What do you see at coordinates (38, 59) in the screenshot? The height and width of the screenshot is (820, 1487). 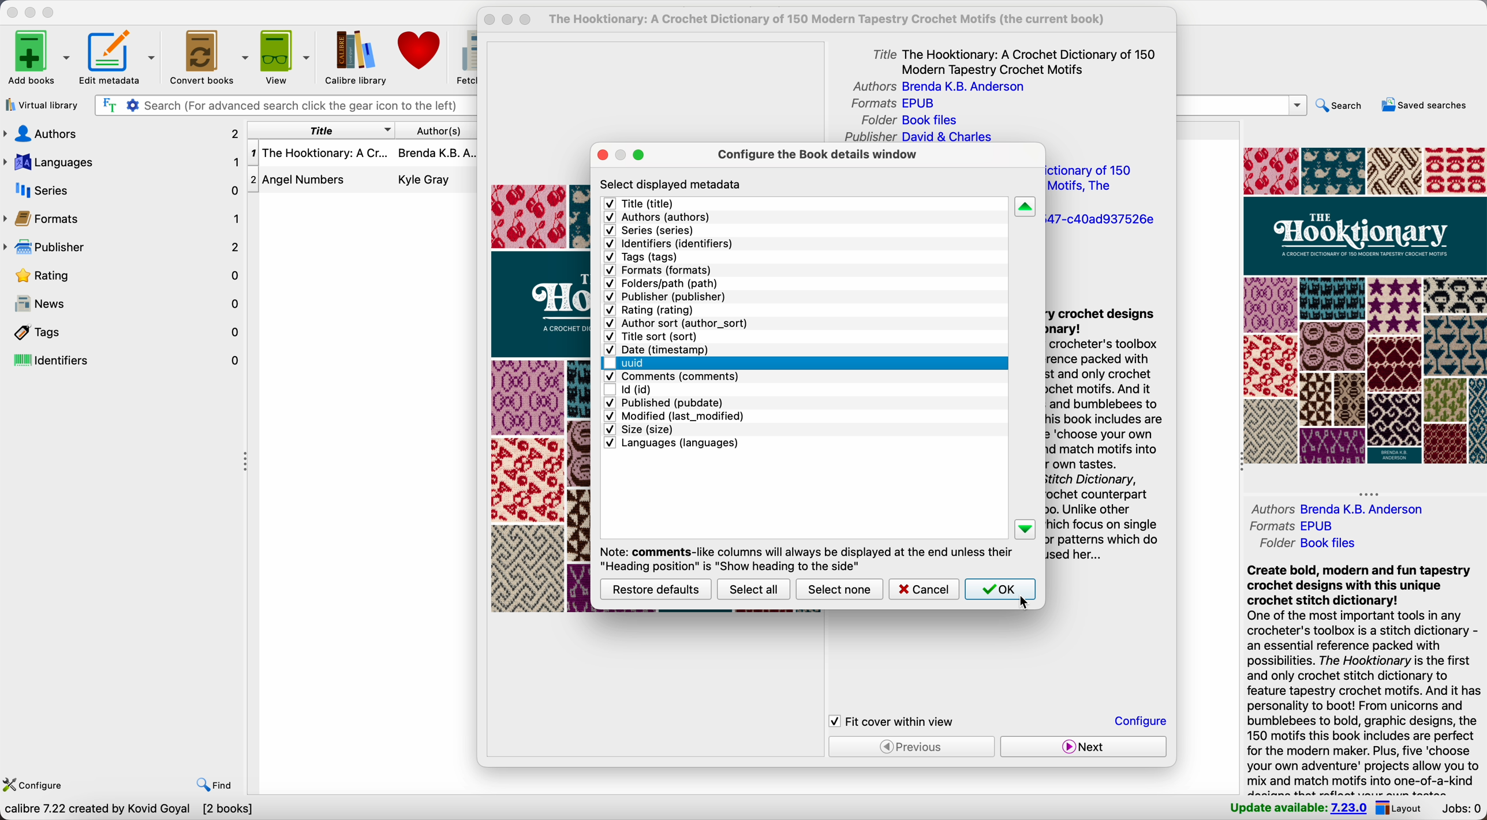 I see `add books` at bounding box center [38, 59].